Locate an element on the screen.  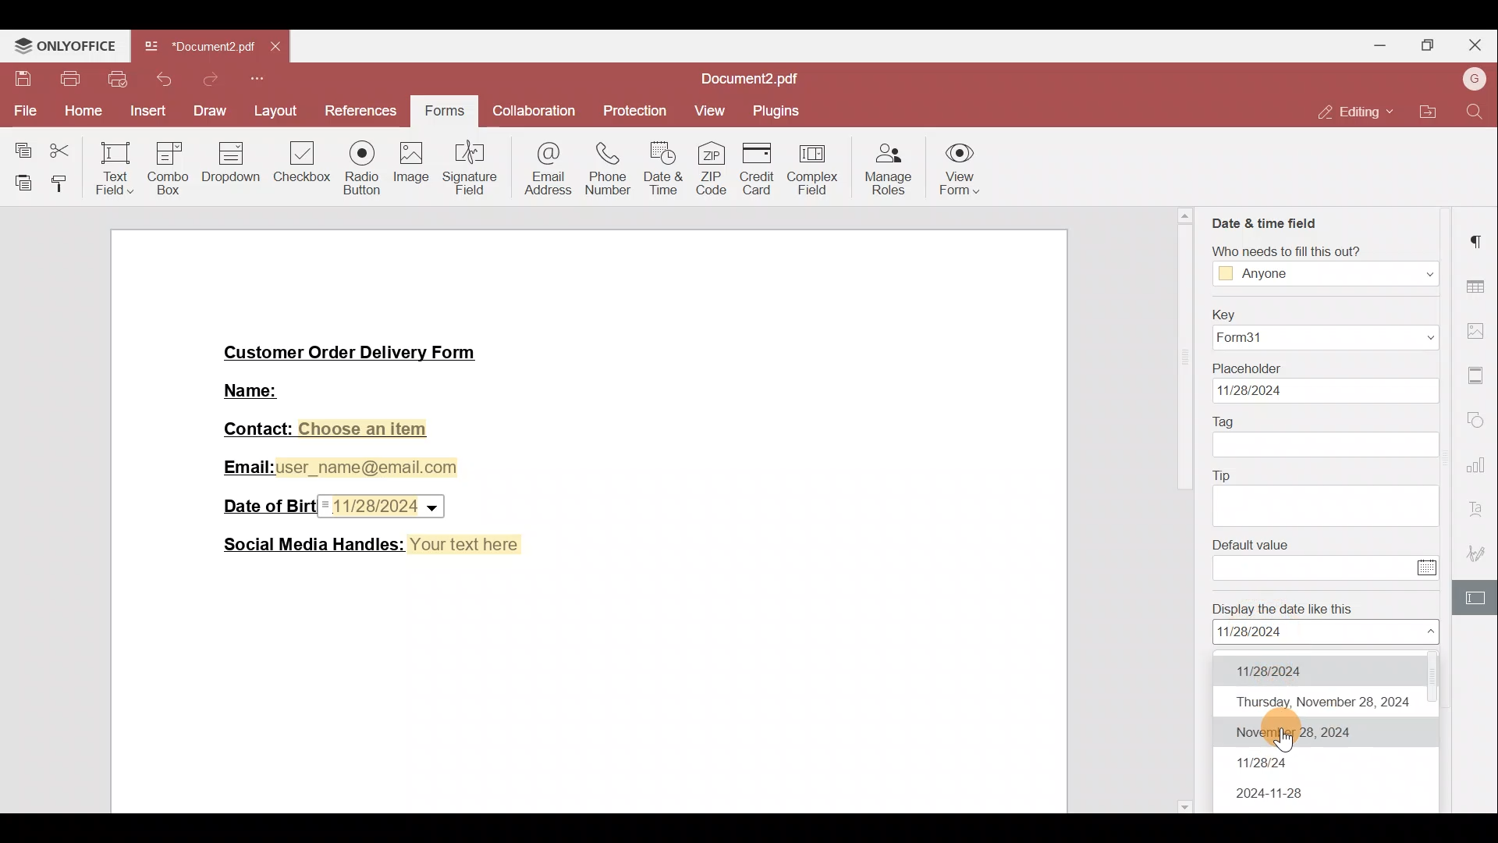
Cut is located at coordinates (64, 148).